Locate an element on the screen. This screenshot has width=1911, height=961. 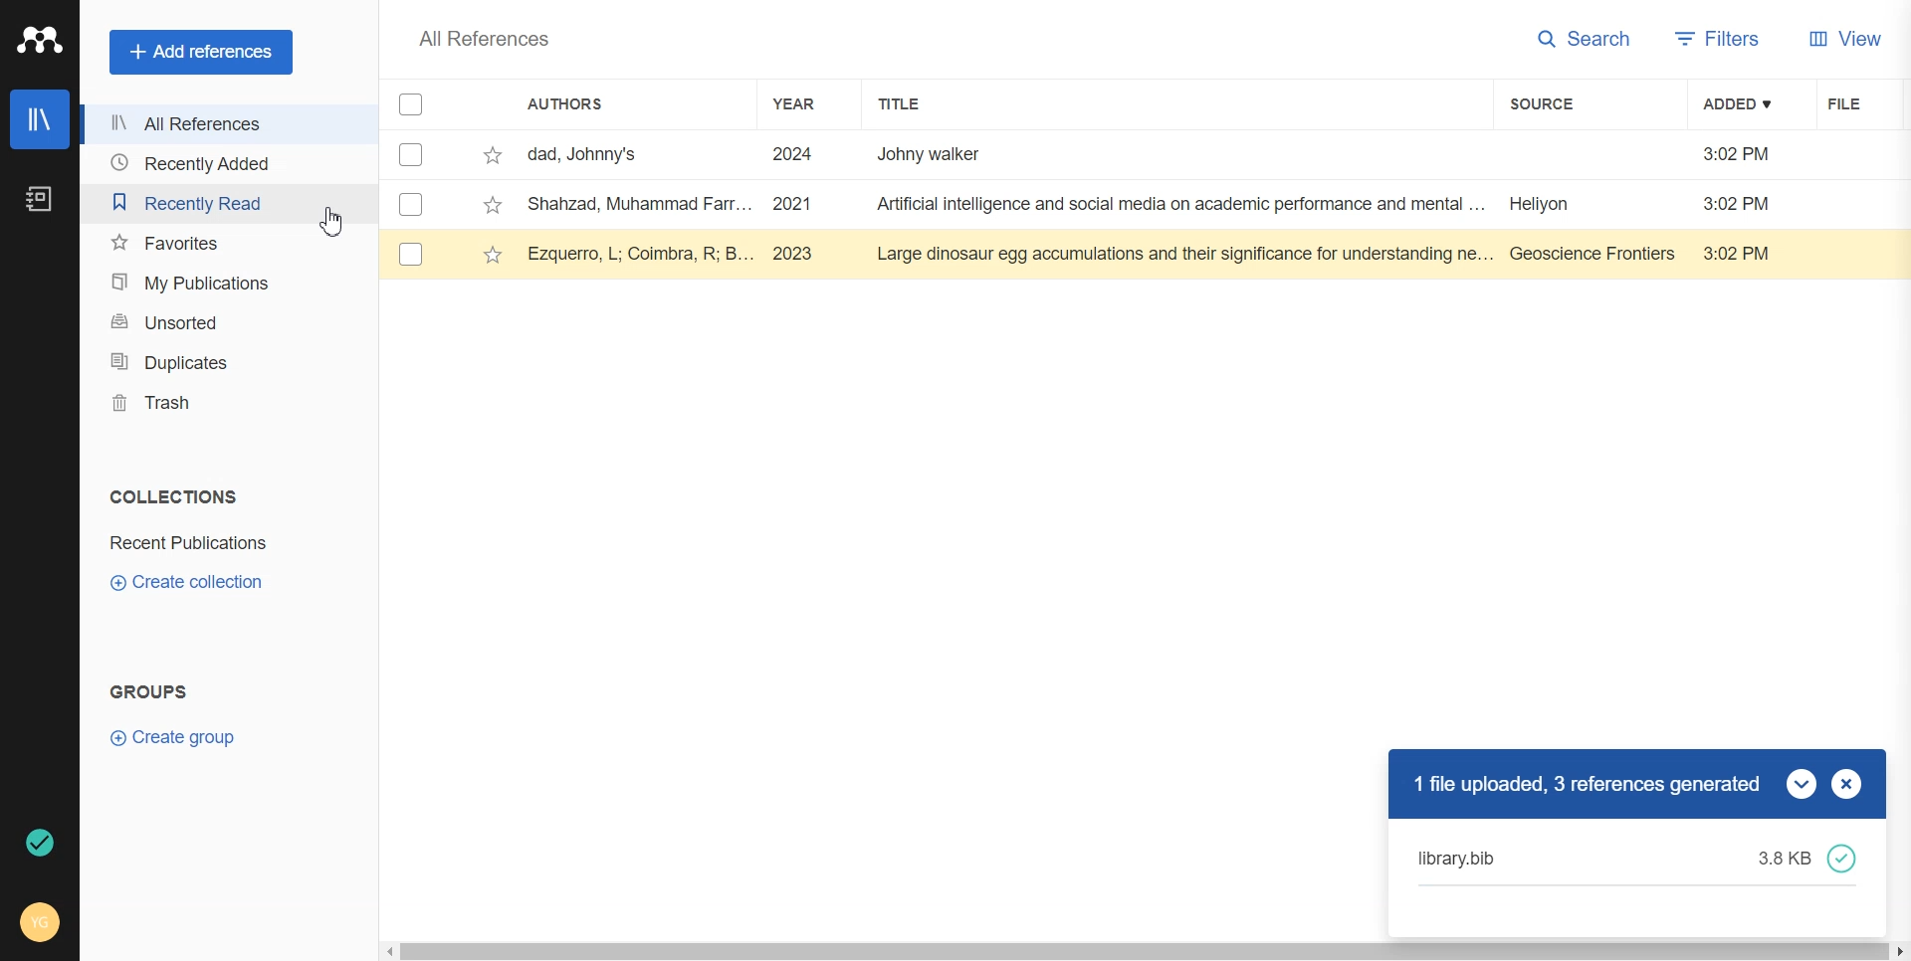
Favorites is located at coordinates (224, 238).